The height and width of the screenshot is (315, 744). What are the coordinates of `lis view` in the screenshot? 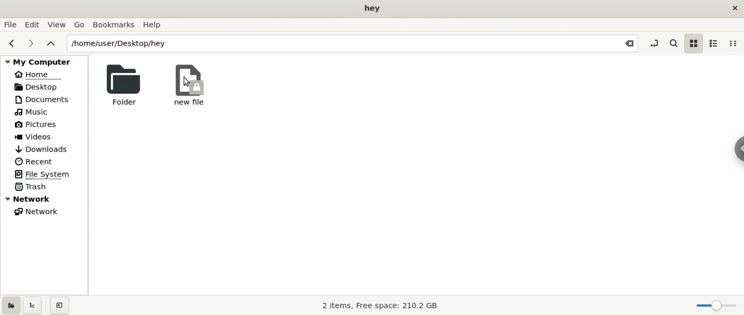 It's located at (716, 42).